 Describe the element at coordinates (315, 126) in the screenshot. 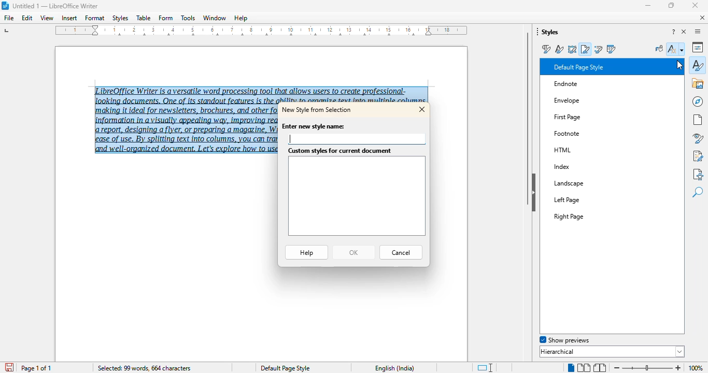

I see `enter new style name: ` at that location.